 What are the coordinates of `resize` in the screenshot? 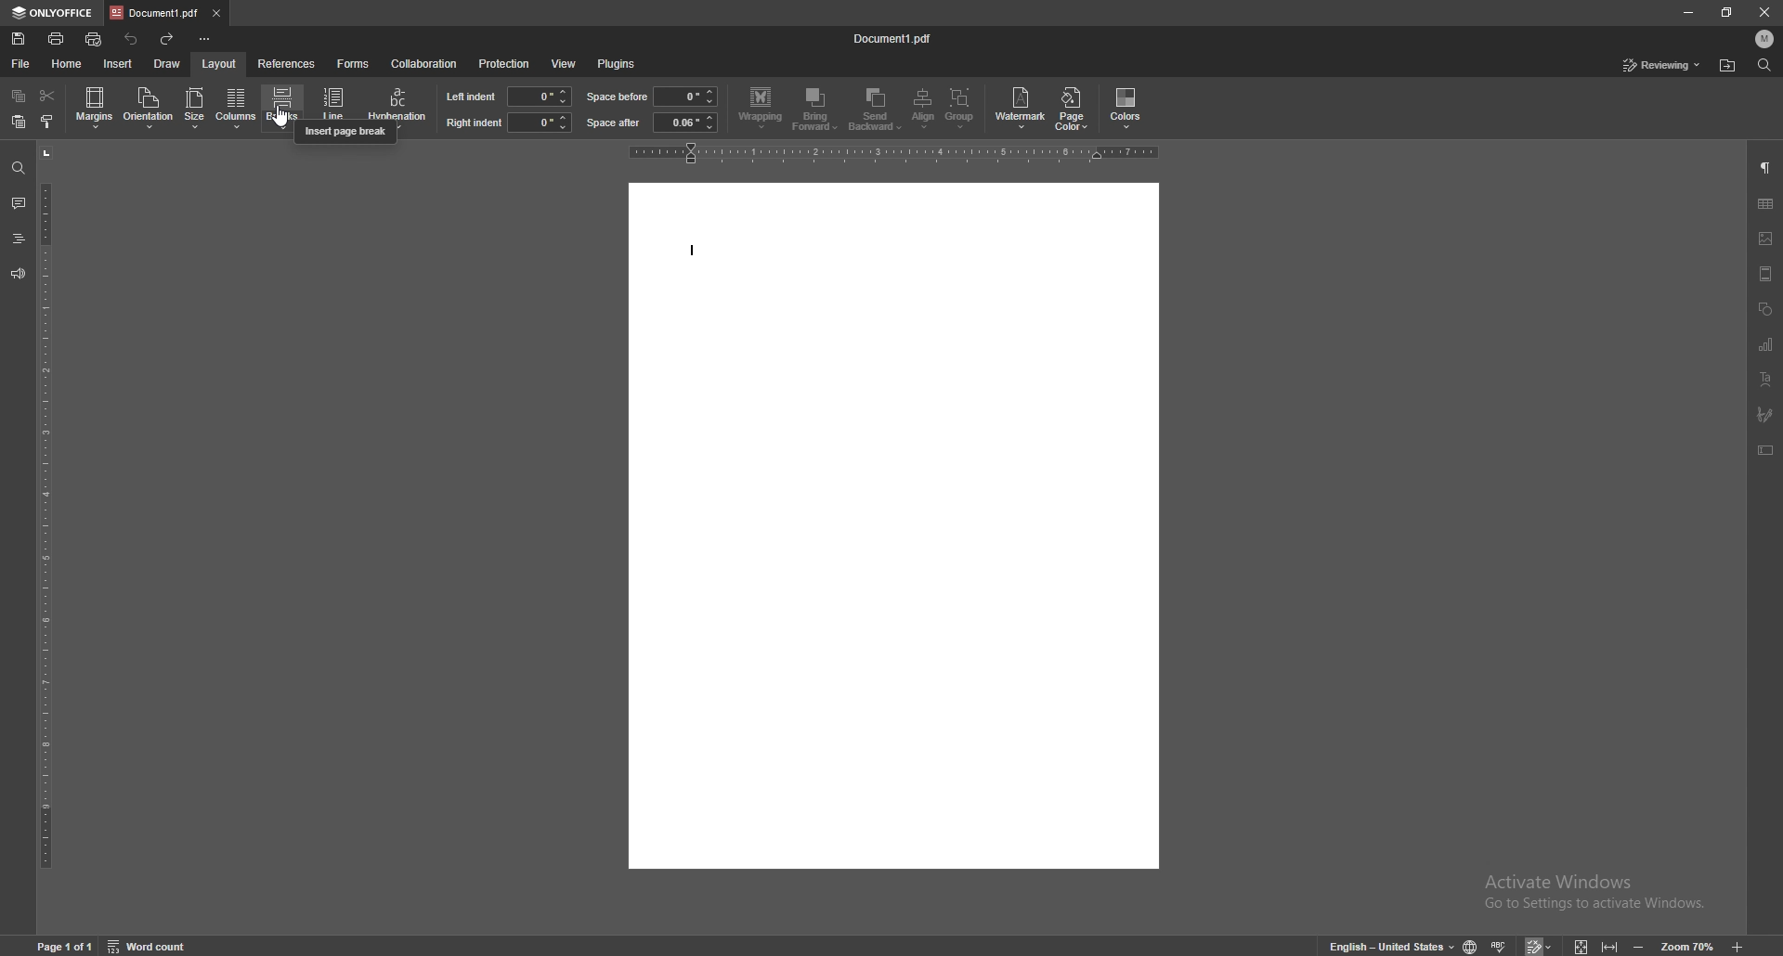 It's located at (1727, 12).